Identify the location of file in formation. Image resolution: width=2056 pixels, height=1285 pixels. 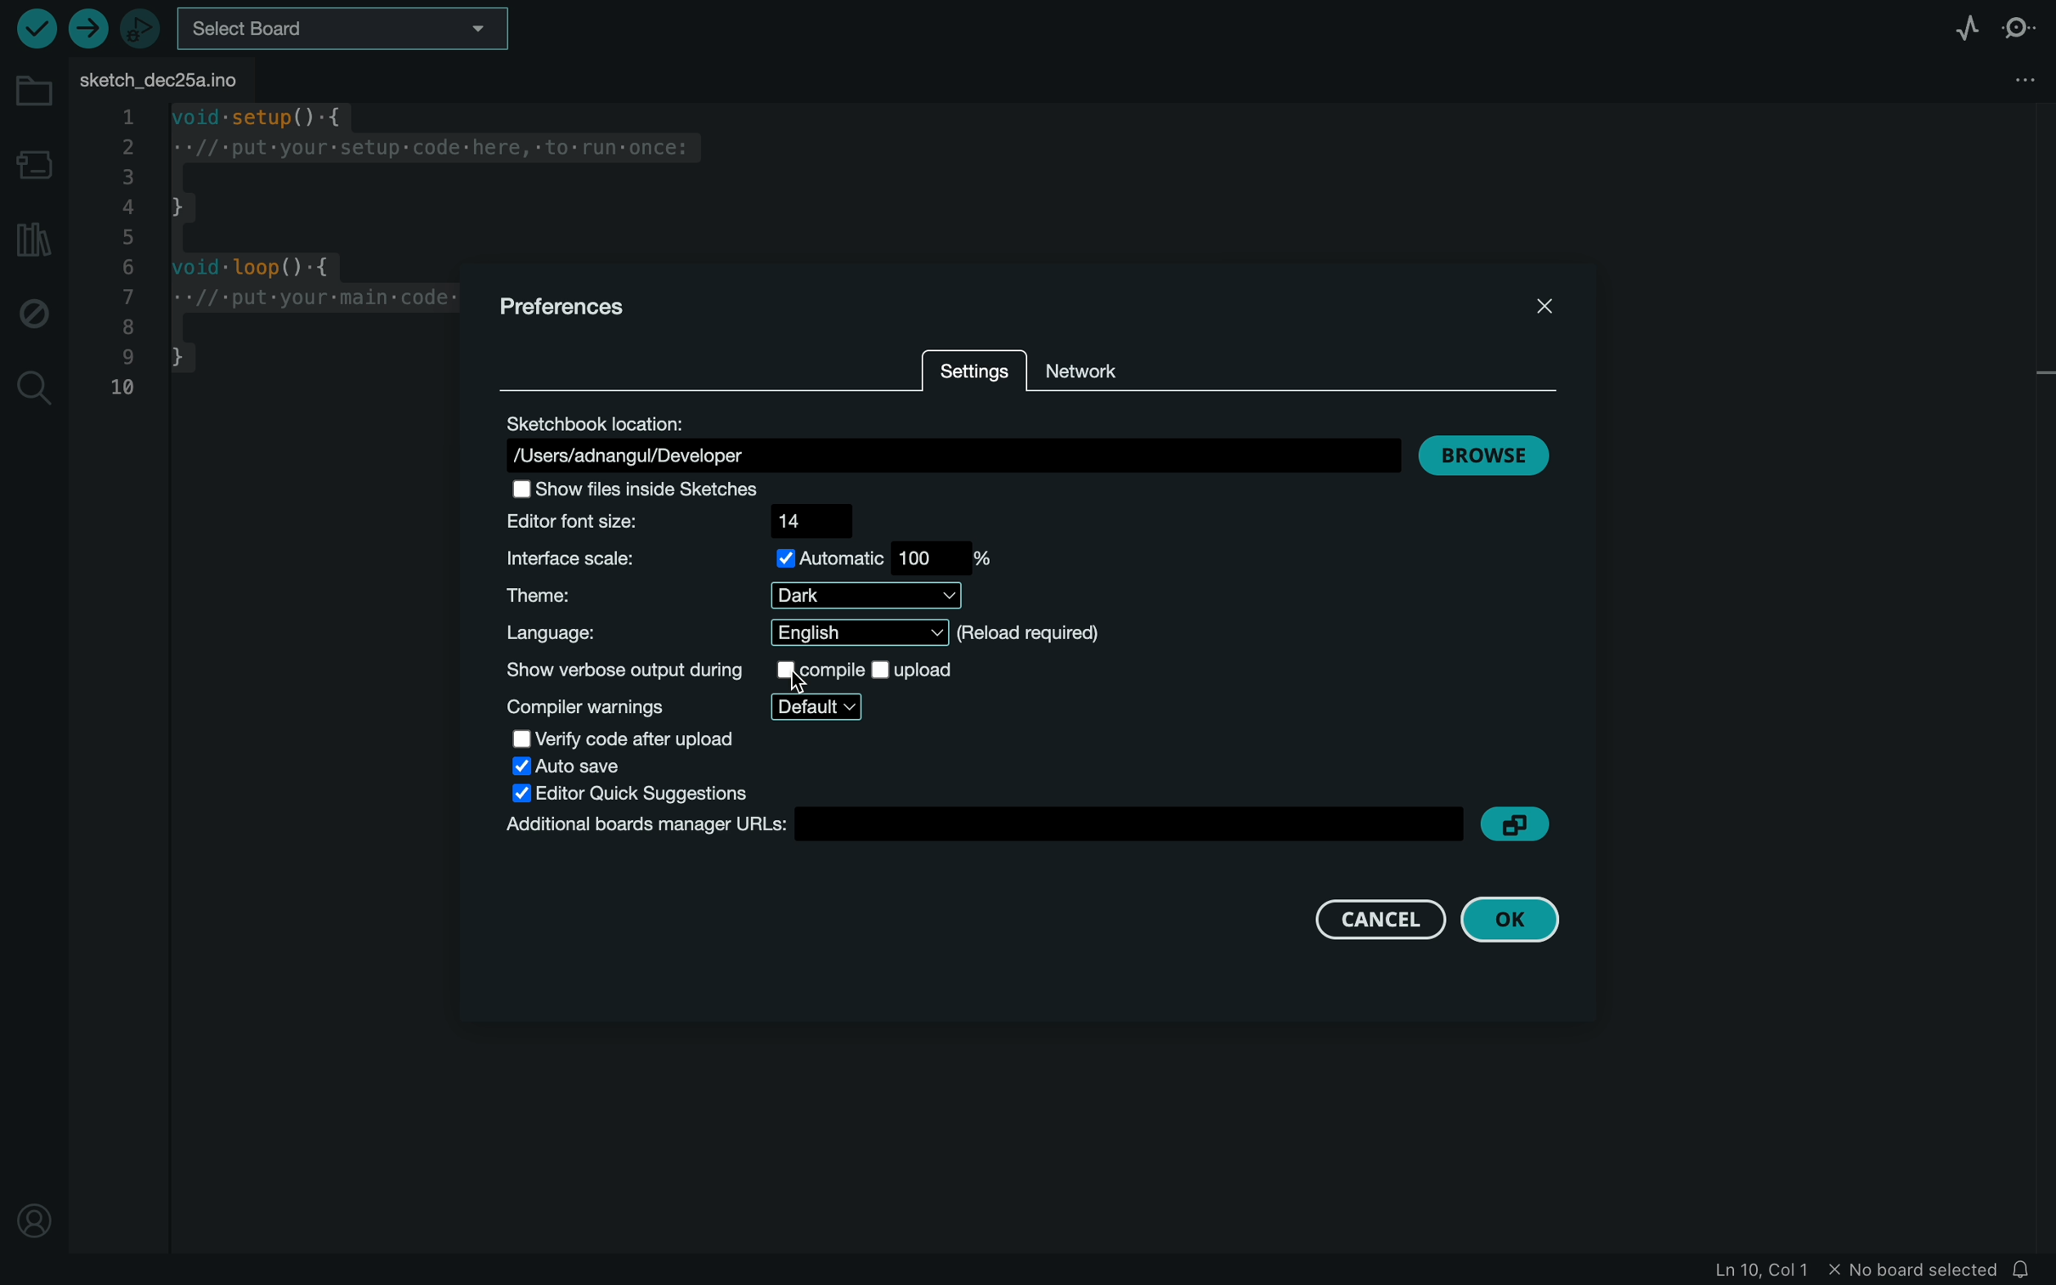
(1792, 1271).